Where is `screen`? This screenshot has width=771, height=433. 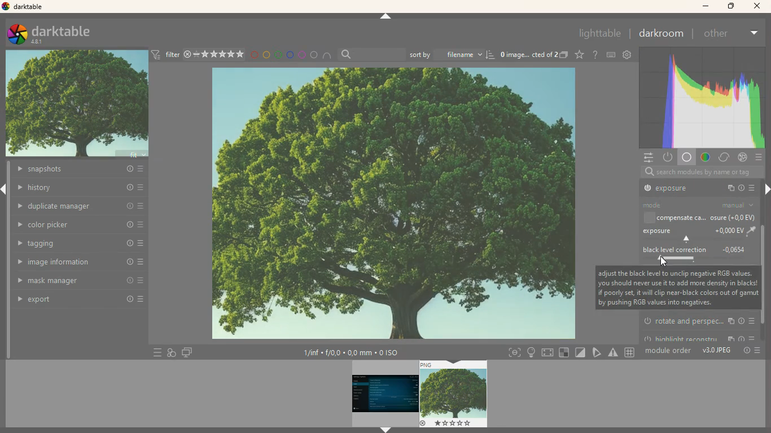
screen is located at coordinates (549, 353).